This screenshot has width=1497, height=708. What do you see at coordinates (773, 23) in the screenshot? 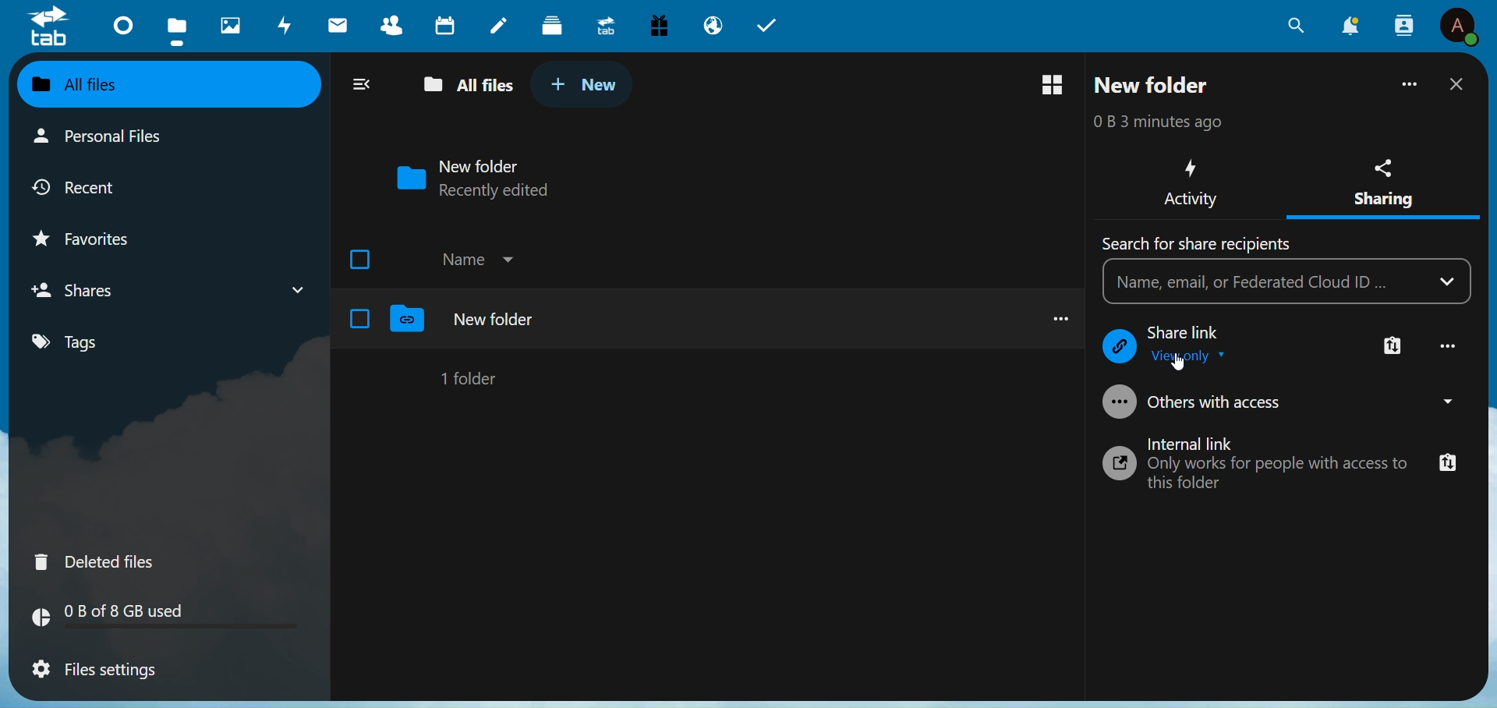
I see `Tab` at bounding box center [773, 23].